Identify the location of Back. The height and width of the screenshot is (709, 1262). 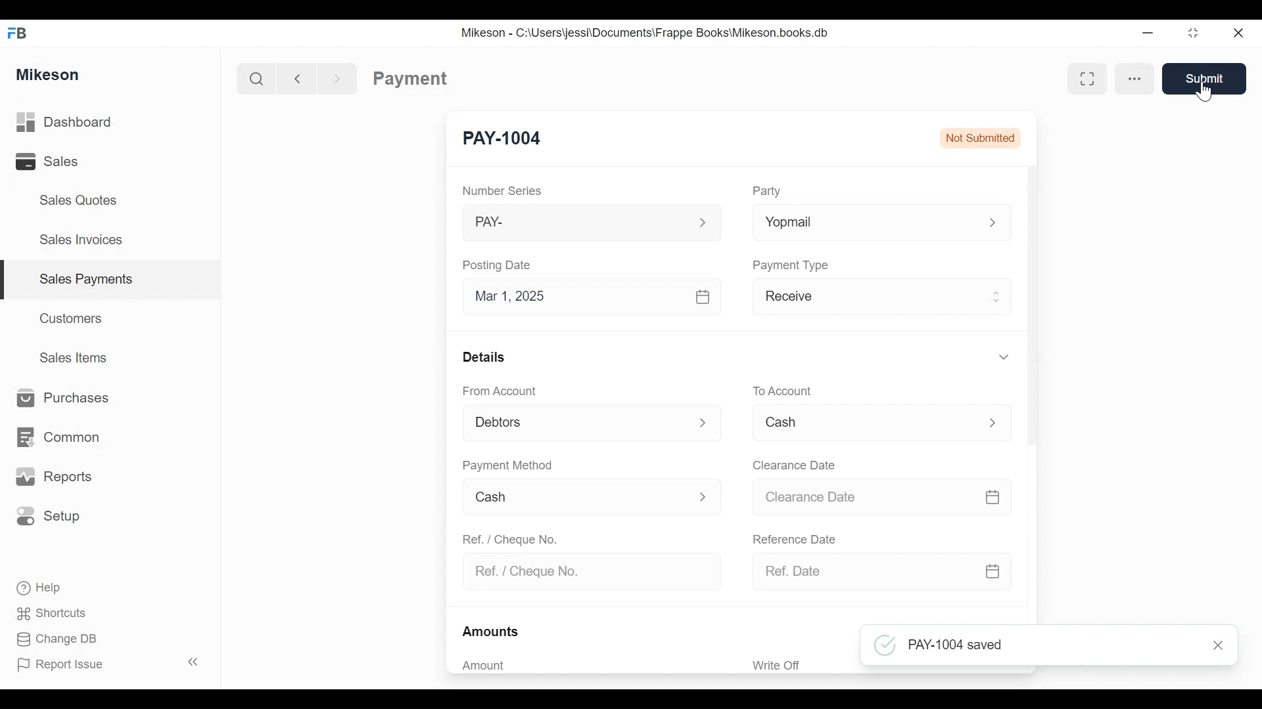
(303, 77).